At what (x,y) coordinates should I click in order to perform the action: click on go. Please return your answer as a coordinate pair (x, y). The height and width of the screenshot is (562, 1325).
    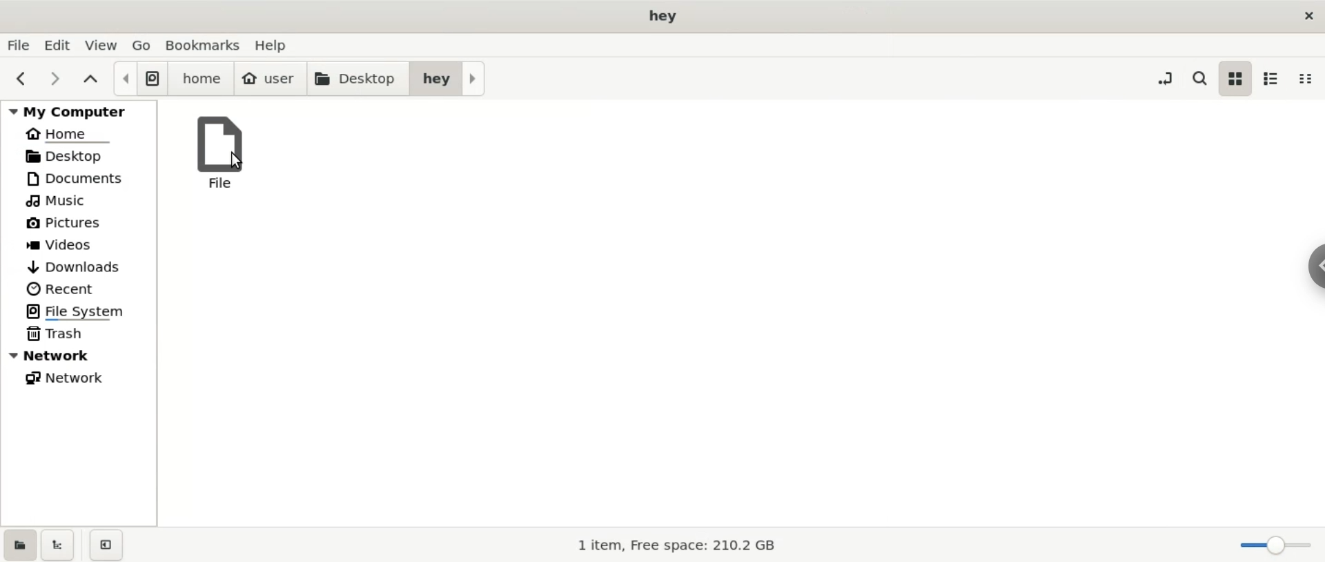
    Looking at the image, I should click on (143, 43).